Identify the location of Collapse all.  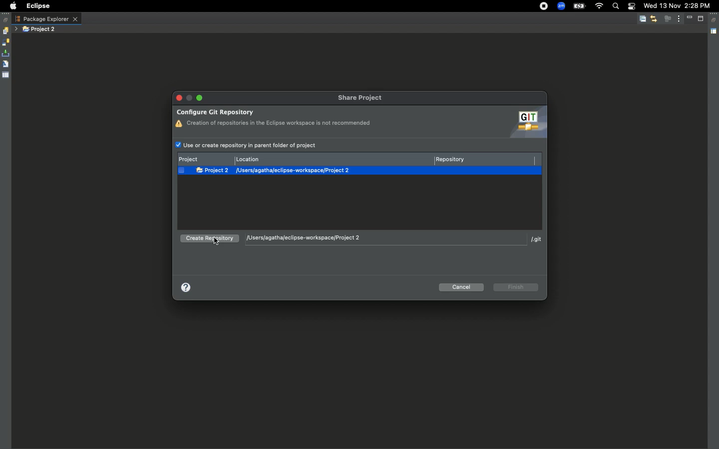
(643, 19).